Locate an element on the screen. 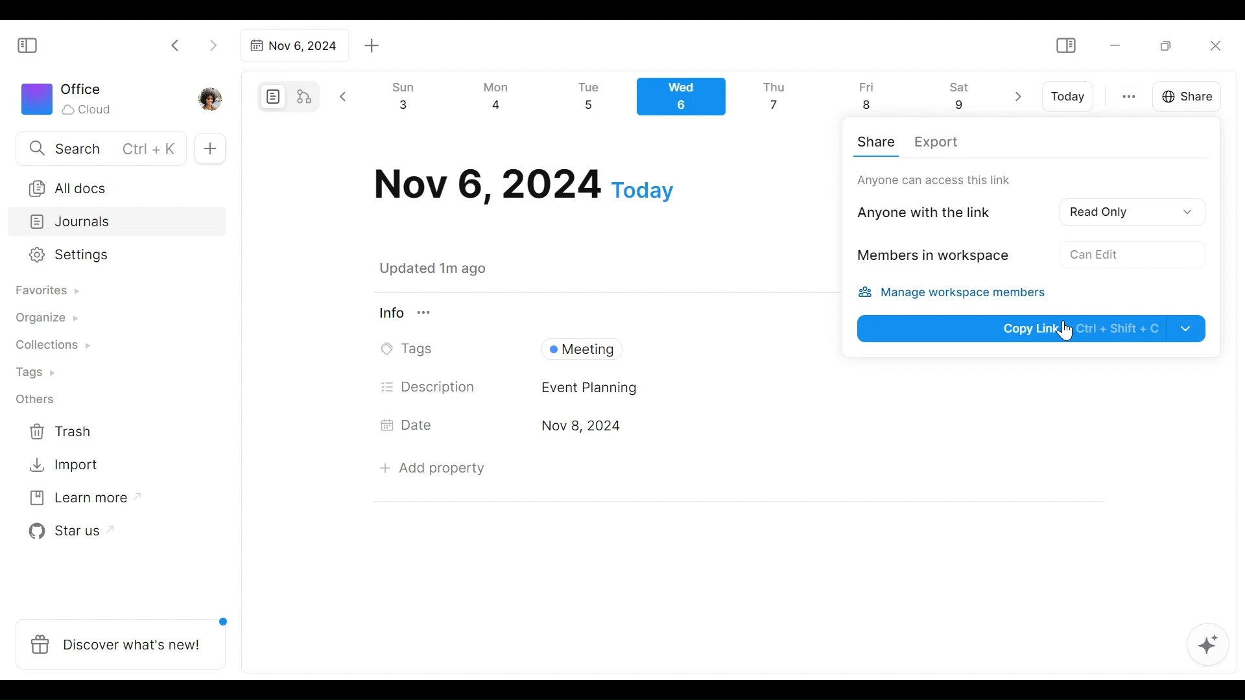  Search is located at coordinates (99, 148).